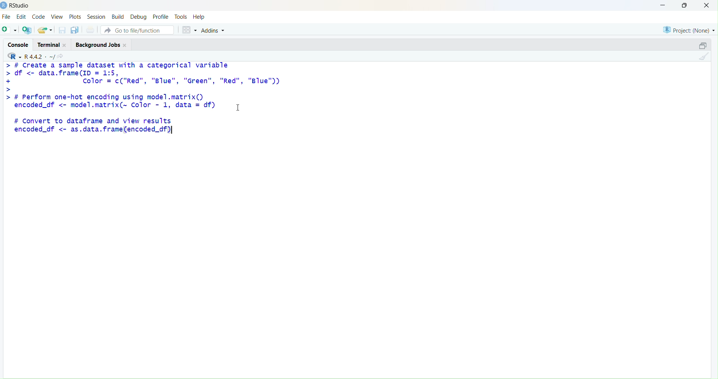 The width and height of the screenshot is (718, 379). What do you see at coordinates (162, 17) in the screenshot?
I see `profile` at bounding box center [162, 17].